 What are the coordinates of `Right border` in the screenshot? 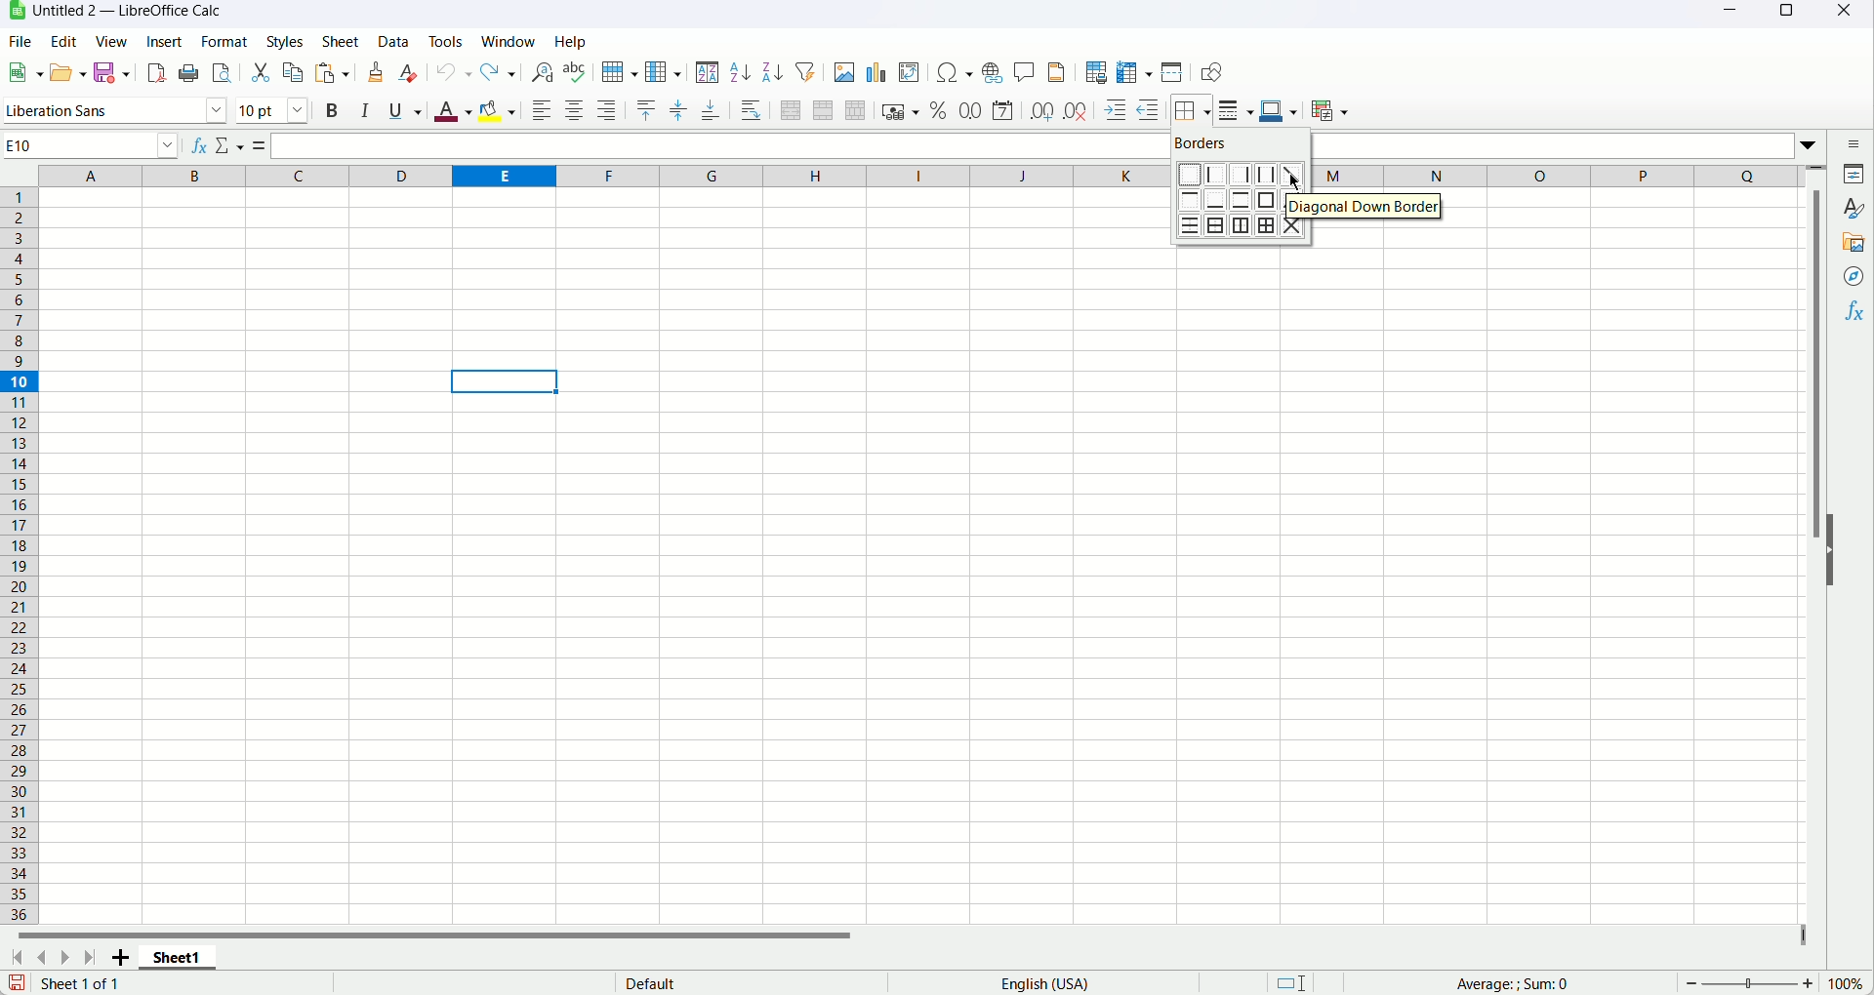 It's located at (1242, 175).